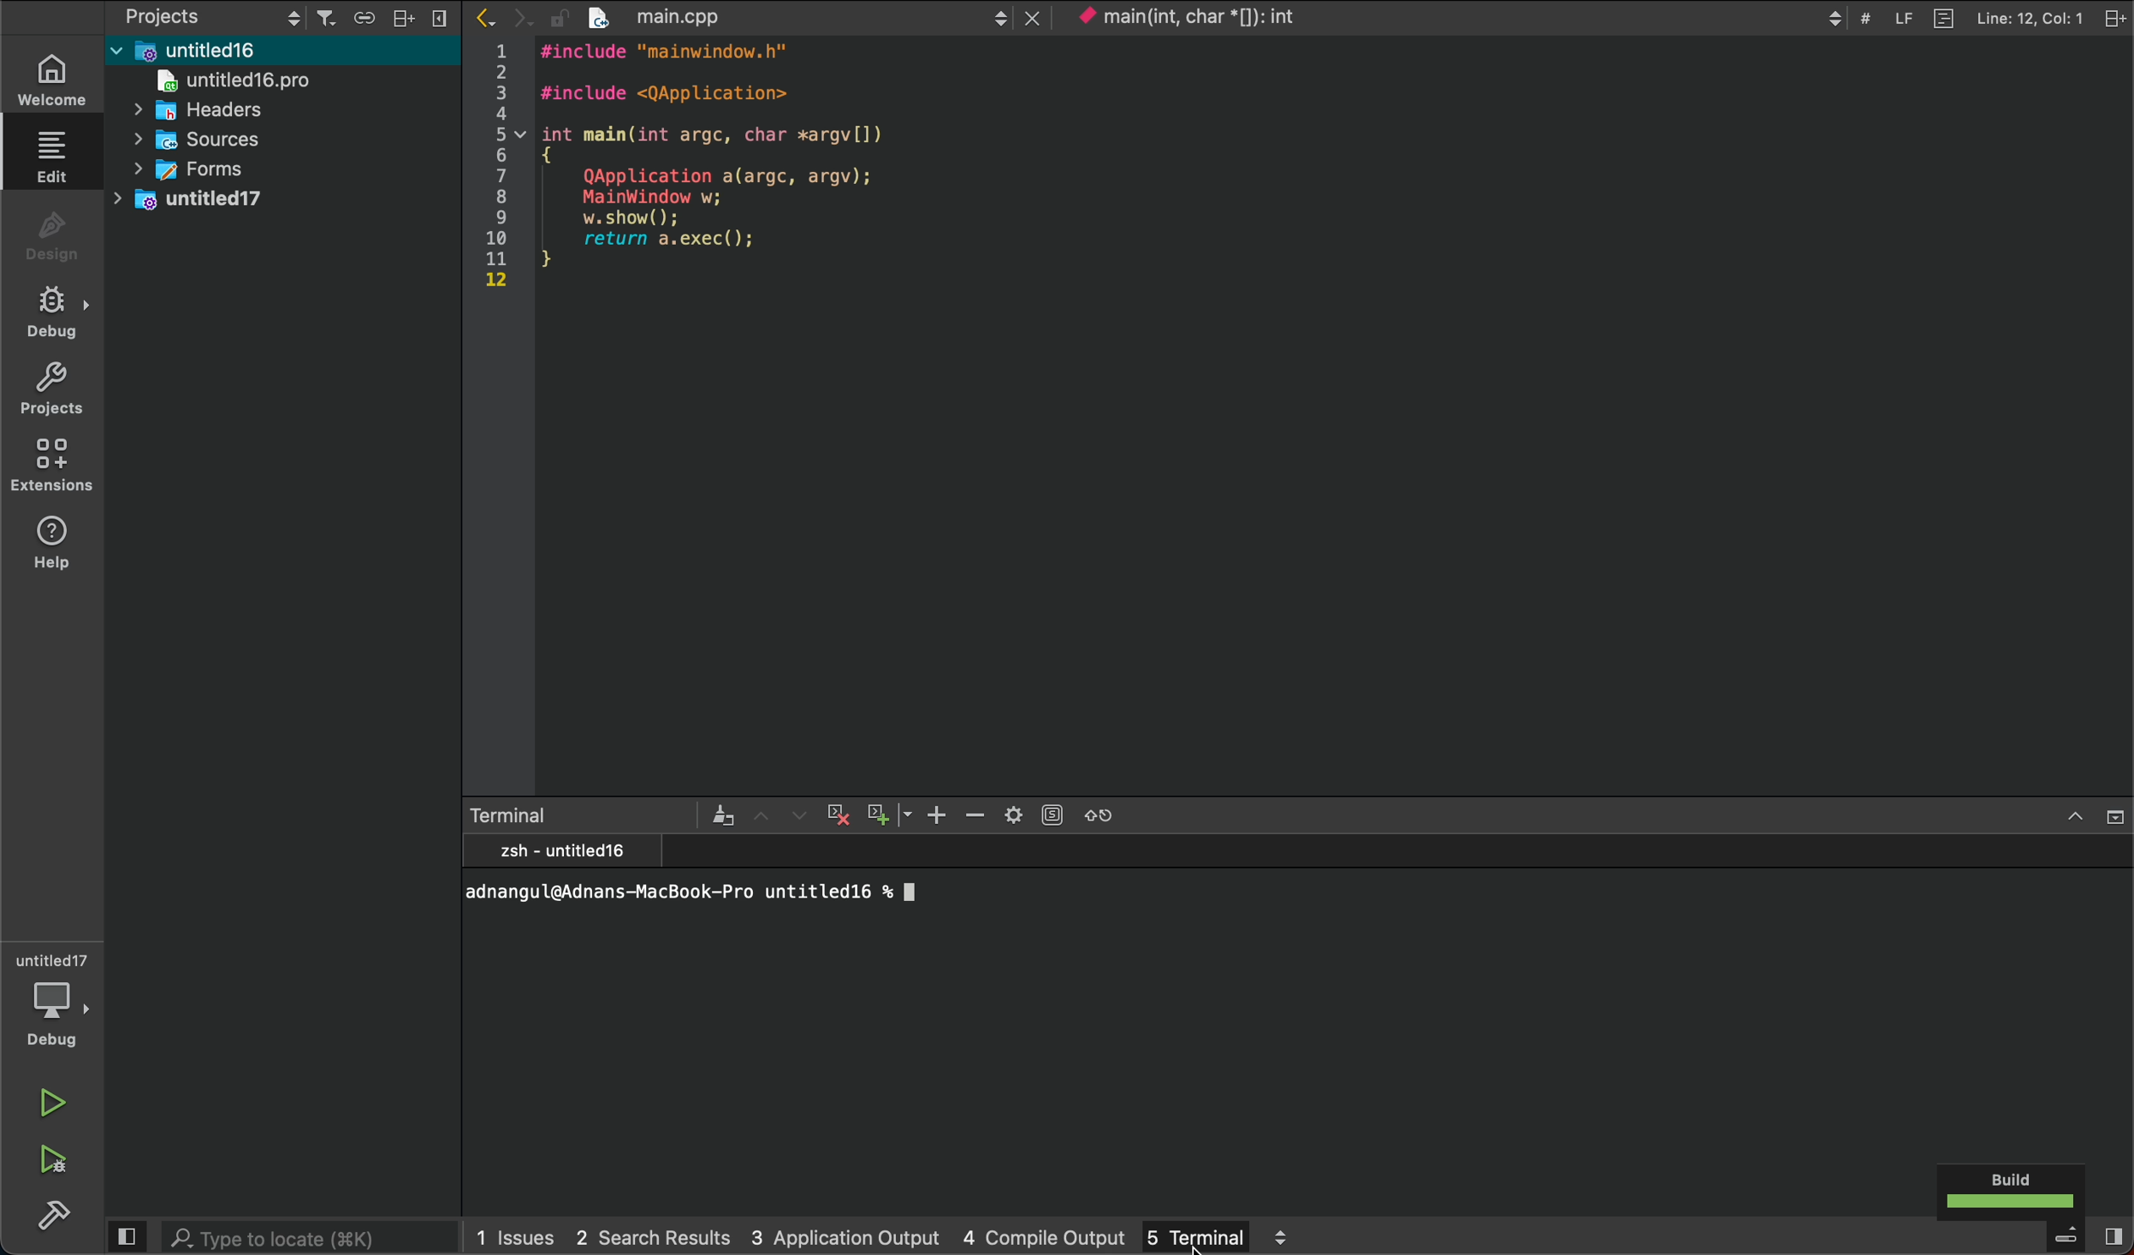  What do you see at coordinates (446, 19) in the screenshot?
I see `close sidebar` at bounding box center [446, 19].